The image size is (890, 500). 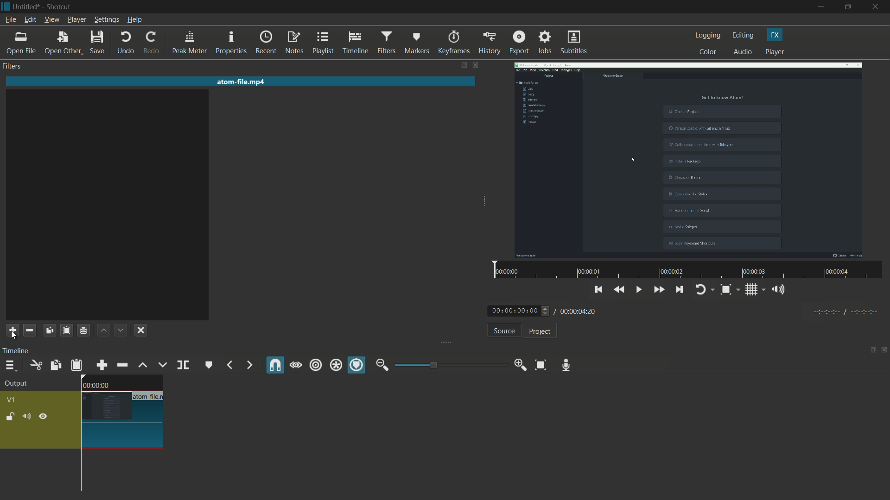 What do you see at coordinates (884, 351) in the screenshot?
I see `close panel` at bounding box center [884, 351].